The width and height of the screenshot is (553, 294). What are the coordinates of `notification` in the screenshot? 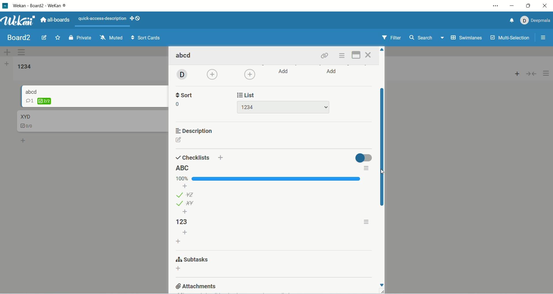 It's located at (510, 21).